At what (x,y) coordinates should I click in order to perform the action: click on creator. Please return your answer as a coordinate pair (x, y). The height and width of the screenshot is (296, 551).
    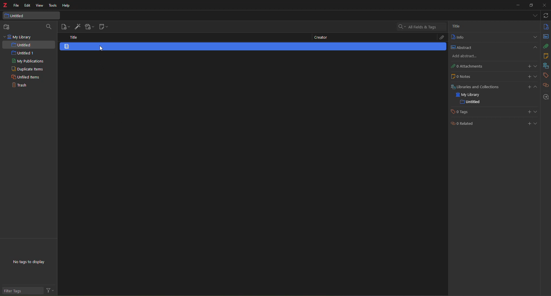
    Looking at the image, I should click on (320, 38).